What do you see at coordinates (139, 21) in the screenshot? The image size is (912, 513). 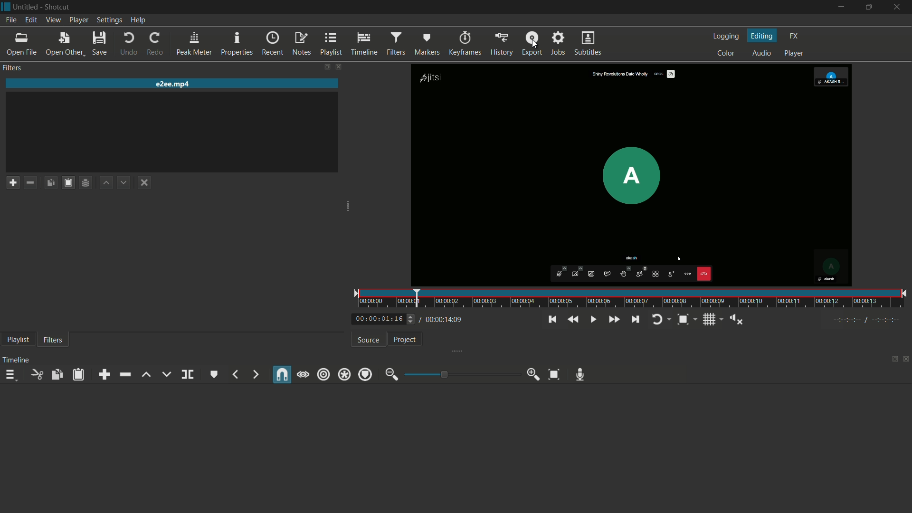 I see `help menu` at bounding box center [139, 21].